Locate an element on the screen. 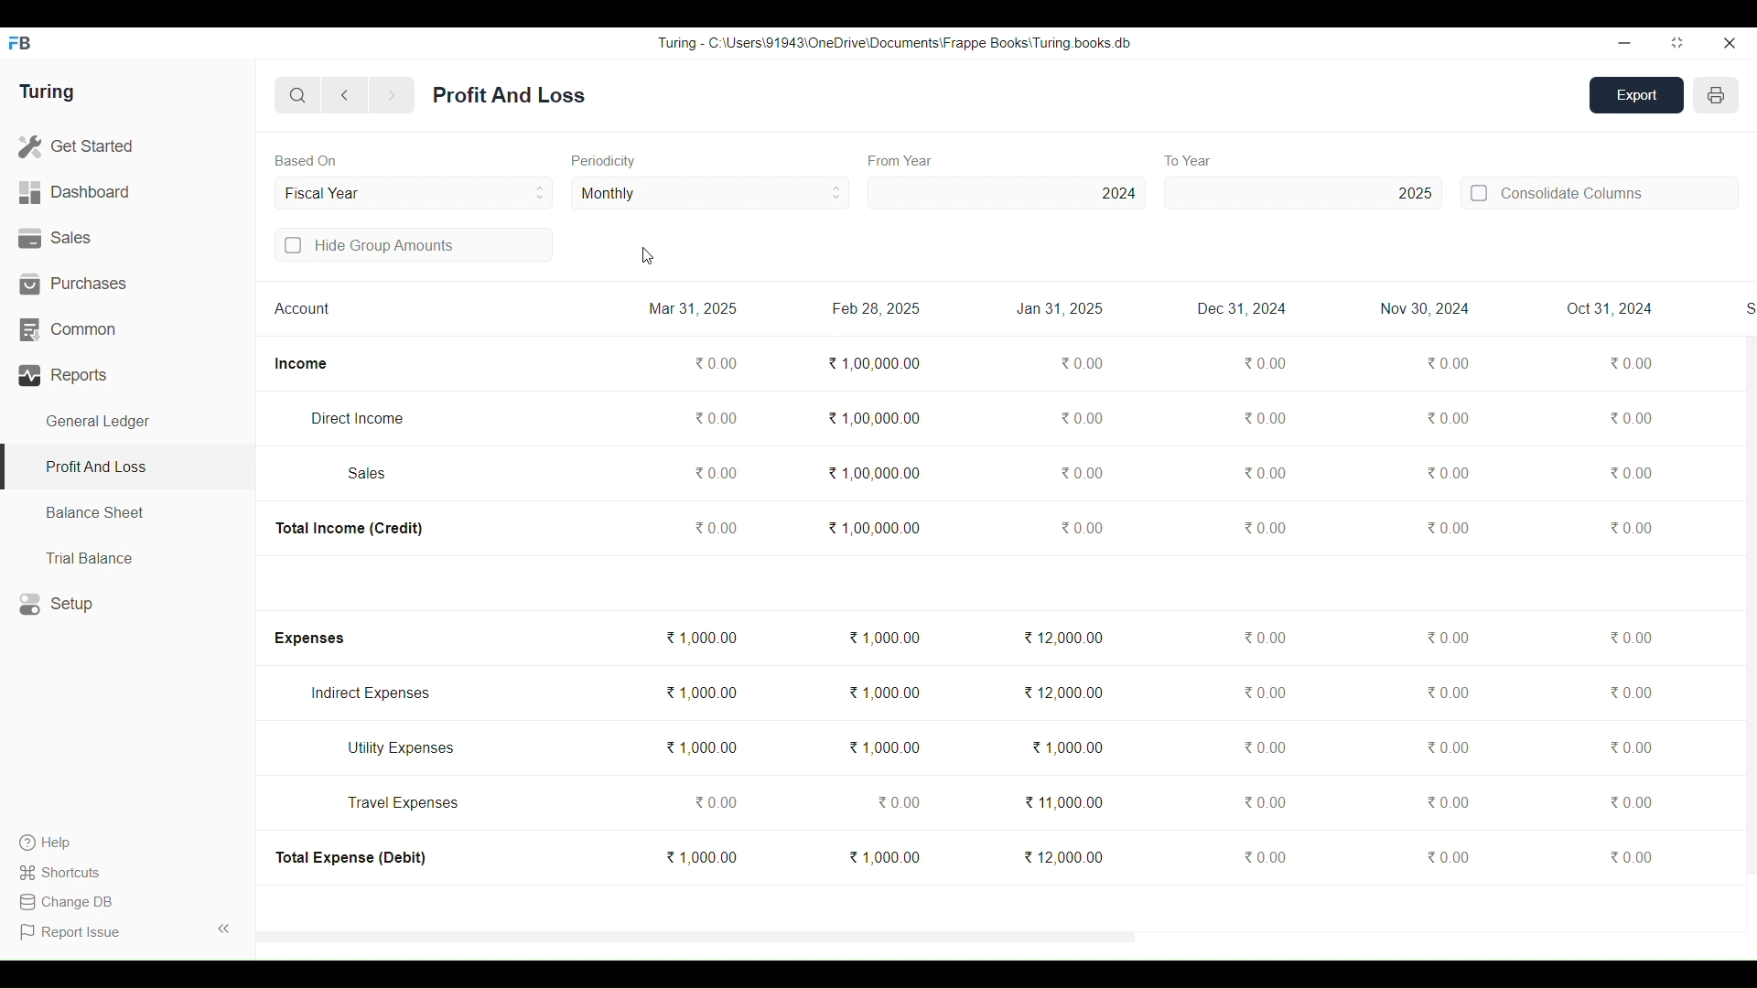 Image resolution: width=1757 pixels, height=988 pixels. 11,000.00 is located at coordinates (1064, 802).